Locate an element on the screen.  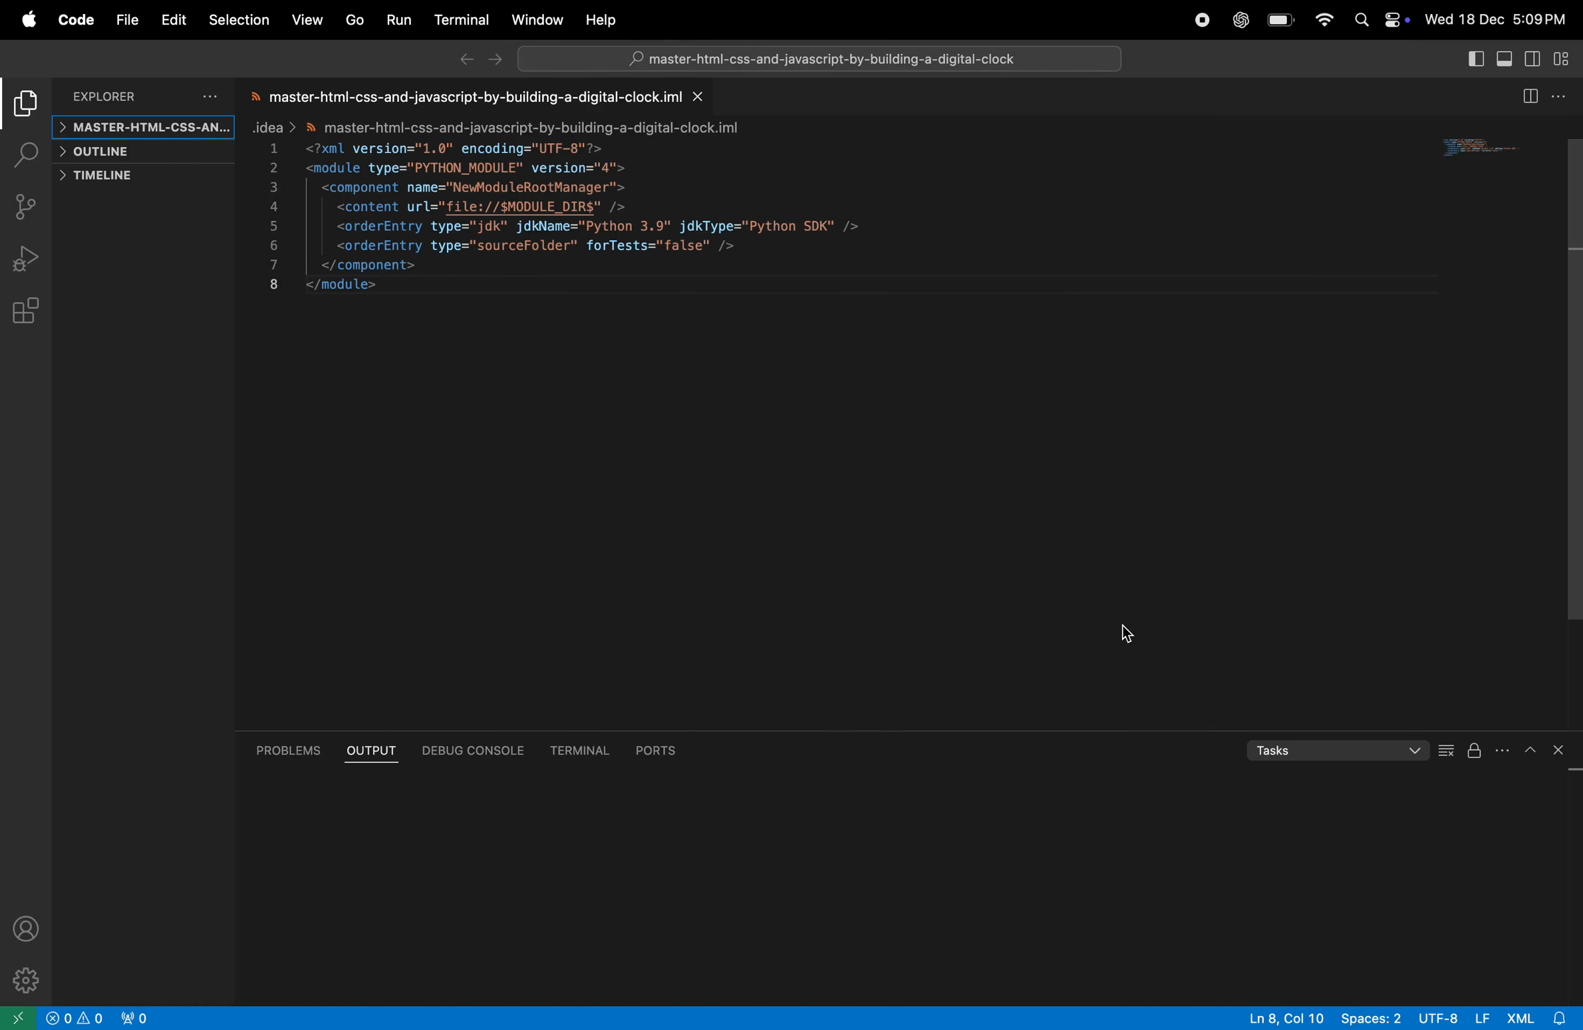
help is located at coordinates (602, 21).